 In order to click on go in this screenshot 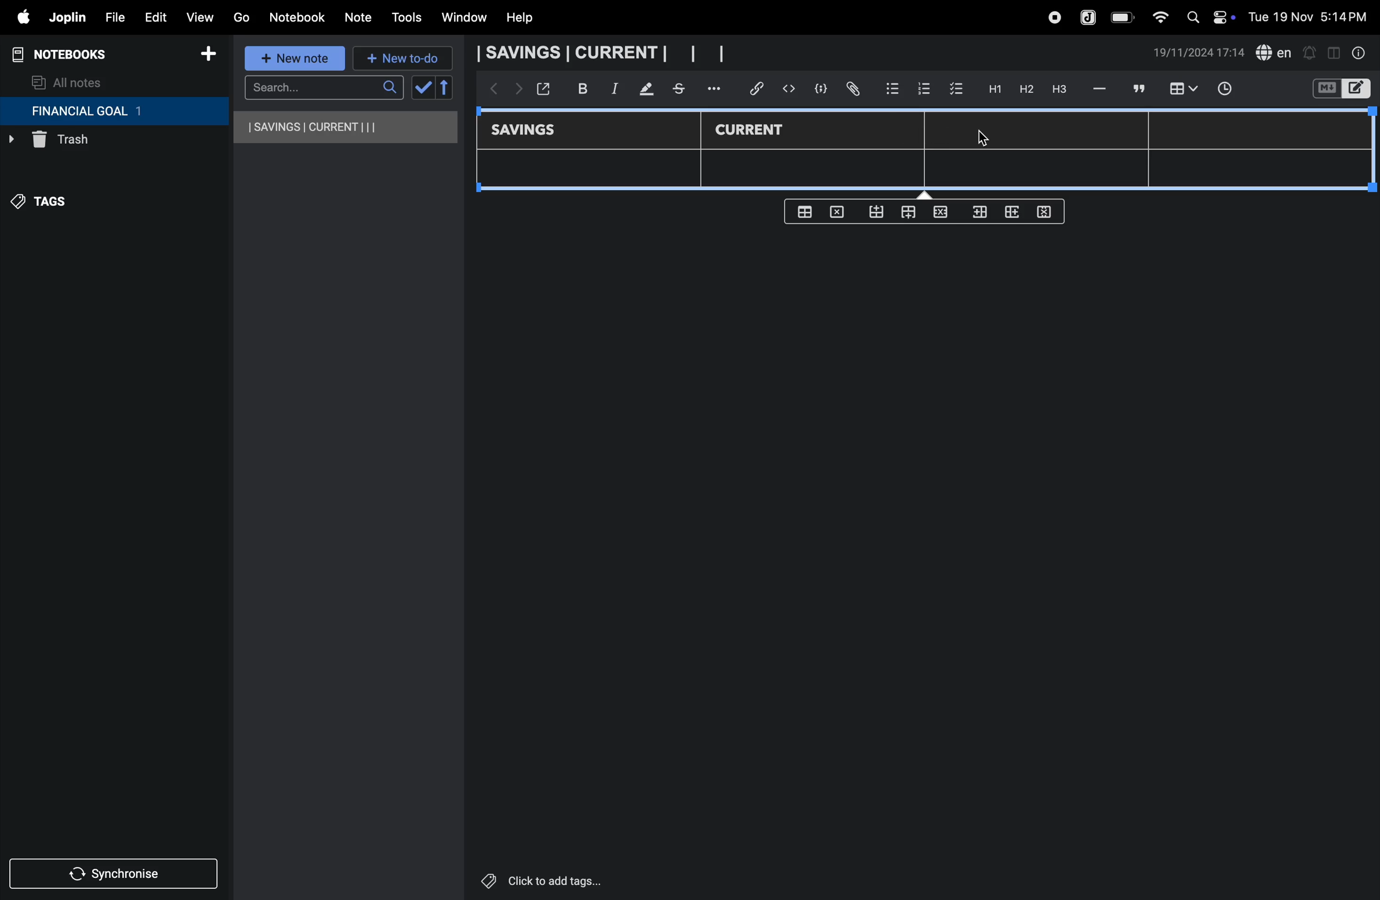, I will do `click(241, 16)`.